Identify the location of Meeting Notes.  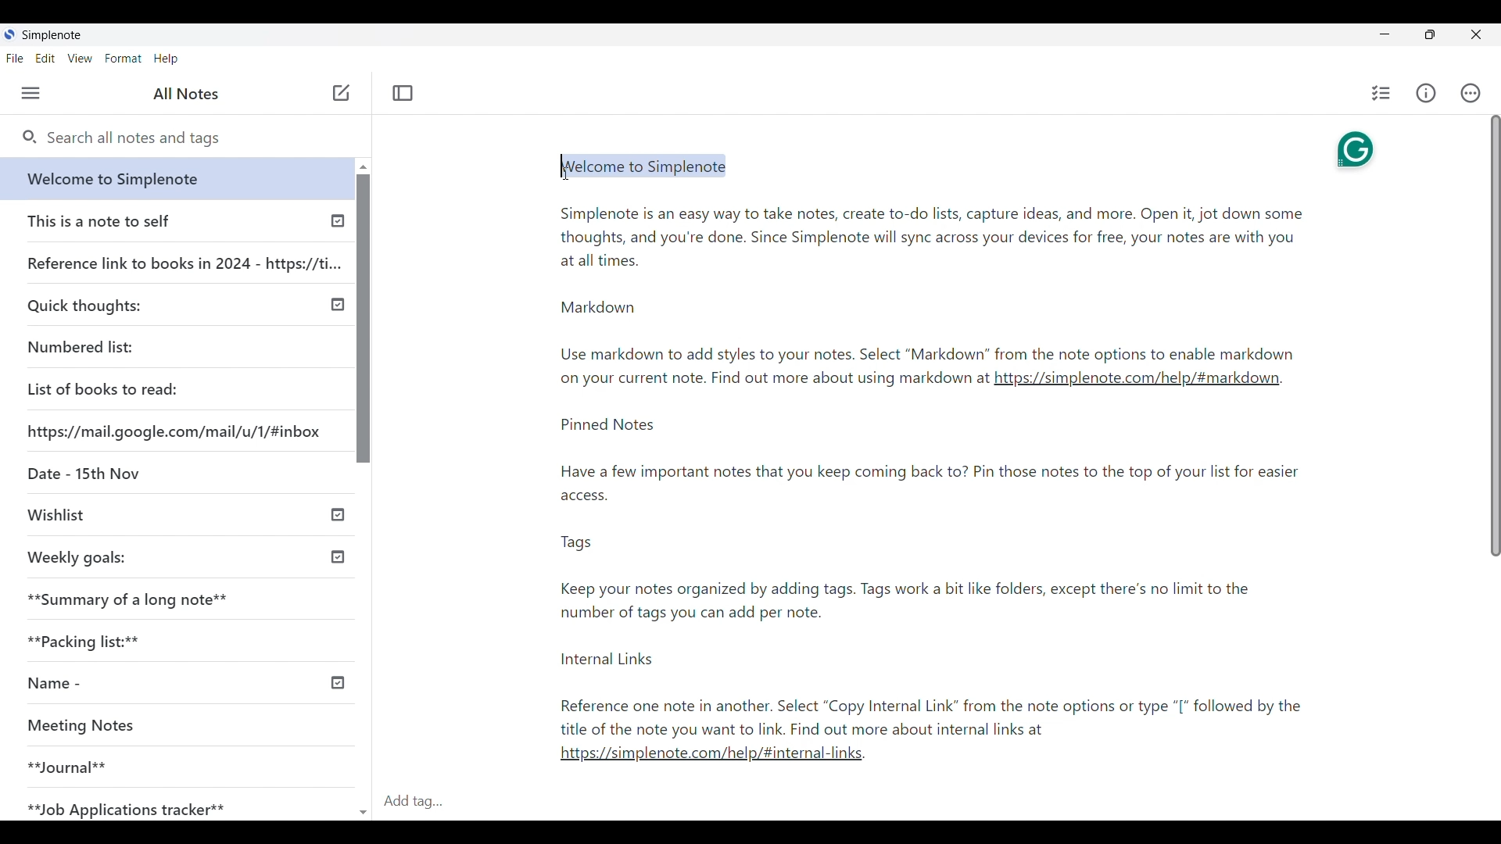
(89, 724).